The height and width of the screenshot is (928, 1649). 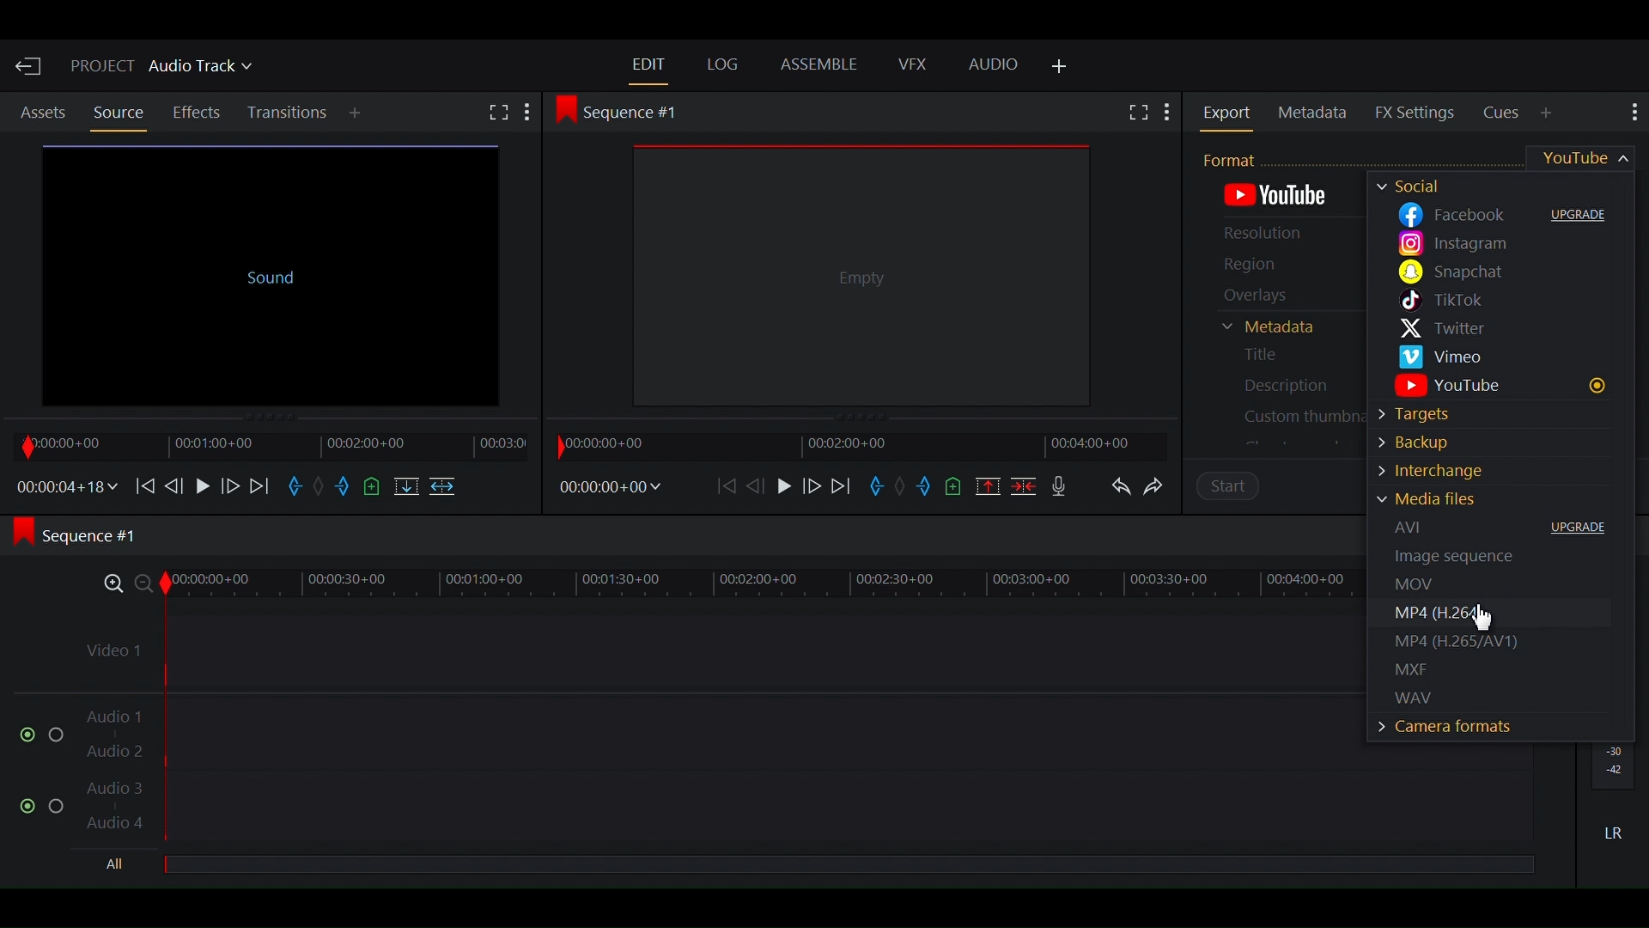 I want to click on FX Settings, so click(x=1415, y=112).